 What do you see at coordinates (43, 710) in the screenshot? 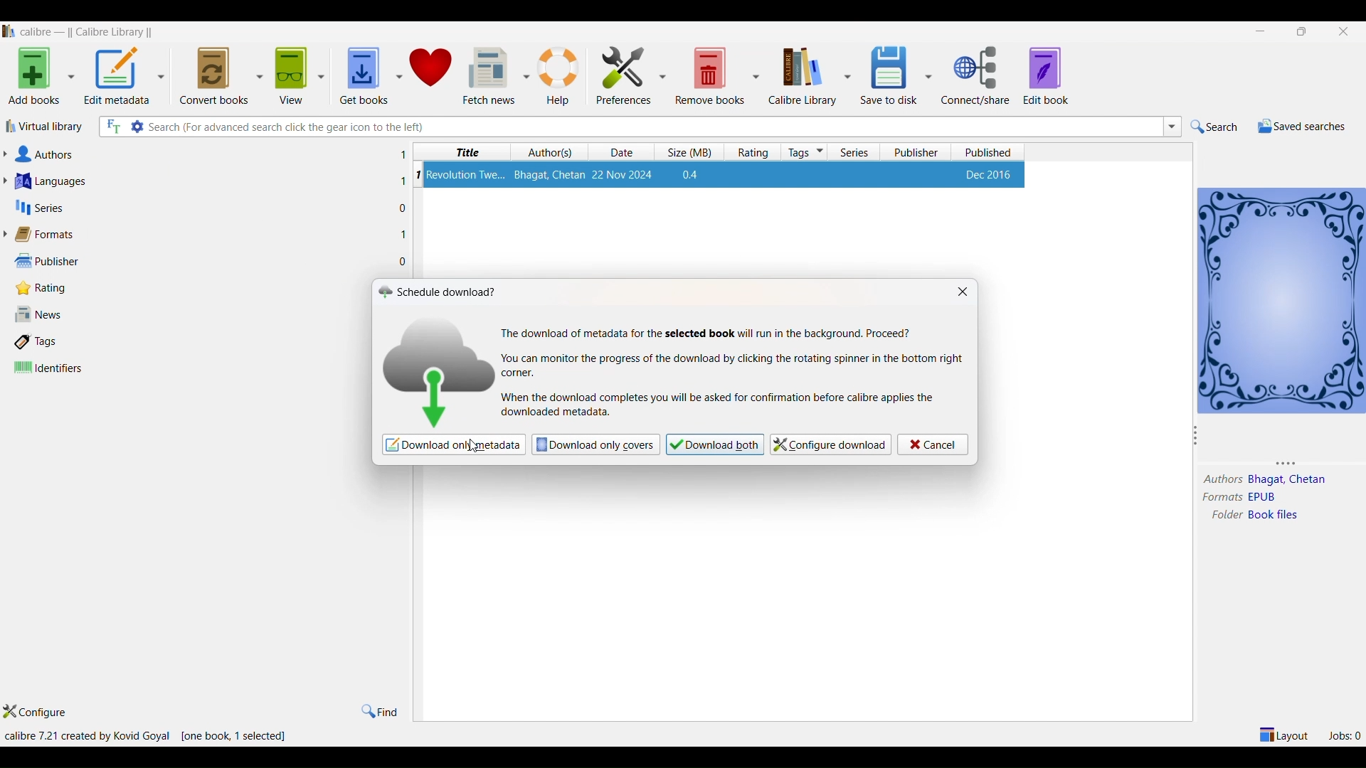
I see `configure` at bounding box center [43, 710].